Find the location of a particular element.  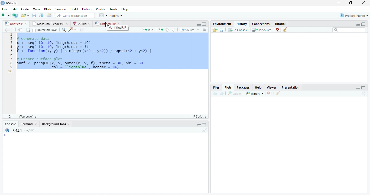

View the current working directory is located at coordinates (33, 129).